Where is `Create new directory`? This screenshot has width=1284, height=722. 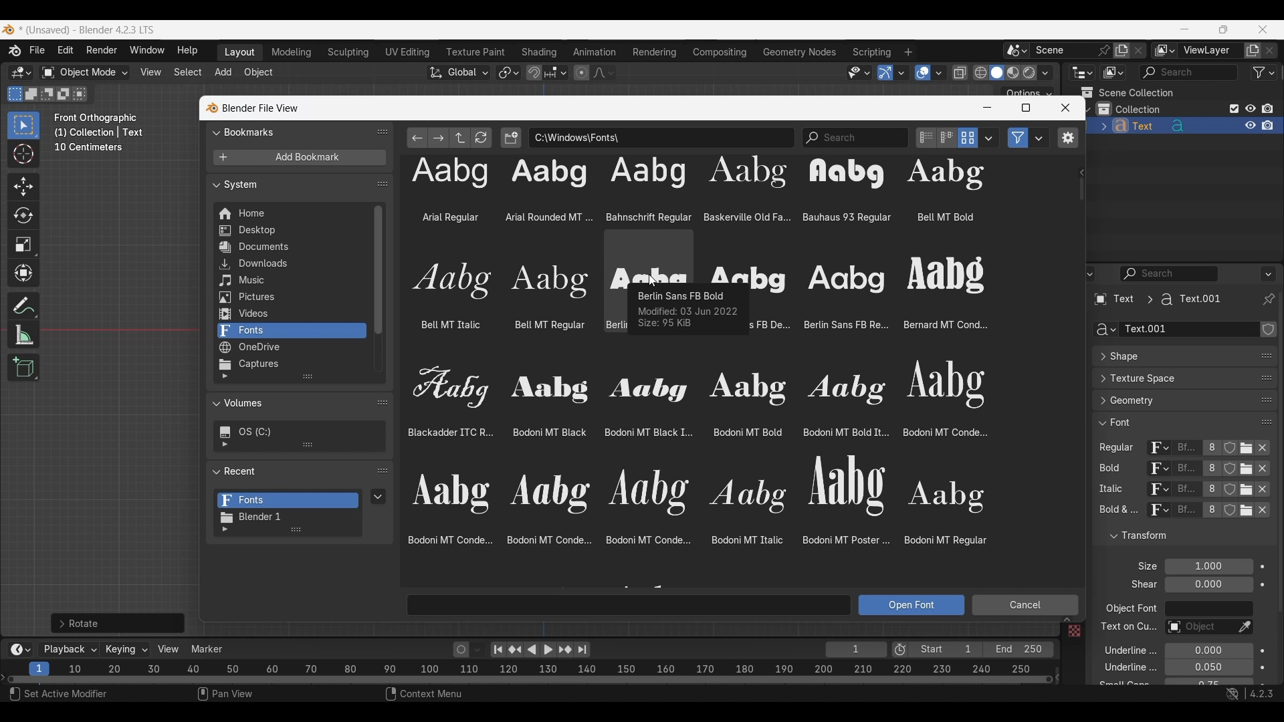 Create new directory is located at coordinates (511, 138).